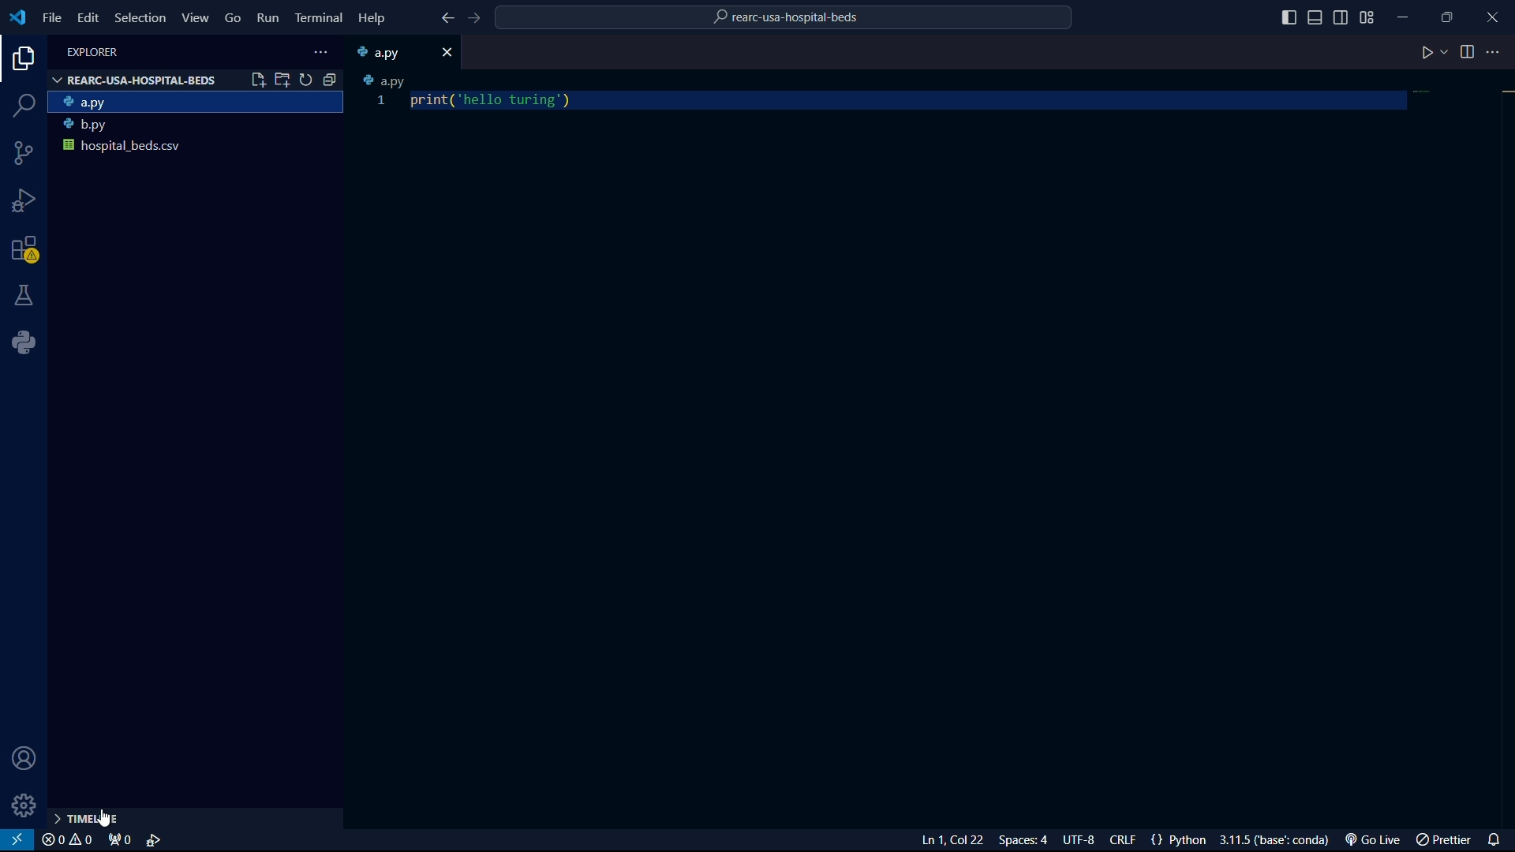 This screenshot has height=852, width=1515. What do you see at coordinates (267, 19) in the screenshot?
I see `run menu` at bounding box center [267, 19].